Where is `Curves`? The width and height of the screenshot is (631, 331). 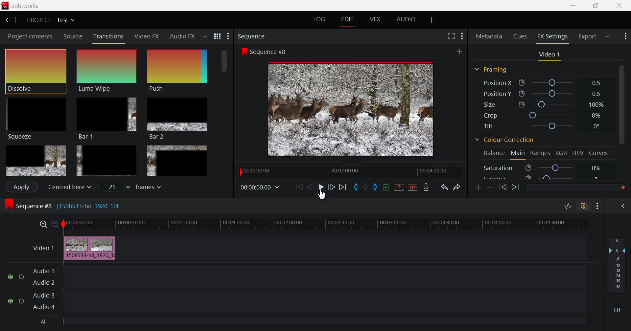
Curves is located at coordinates (599, 153).